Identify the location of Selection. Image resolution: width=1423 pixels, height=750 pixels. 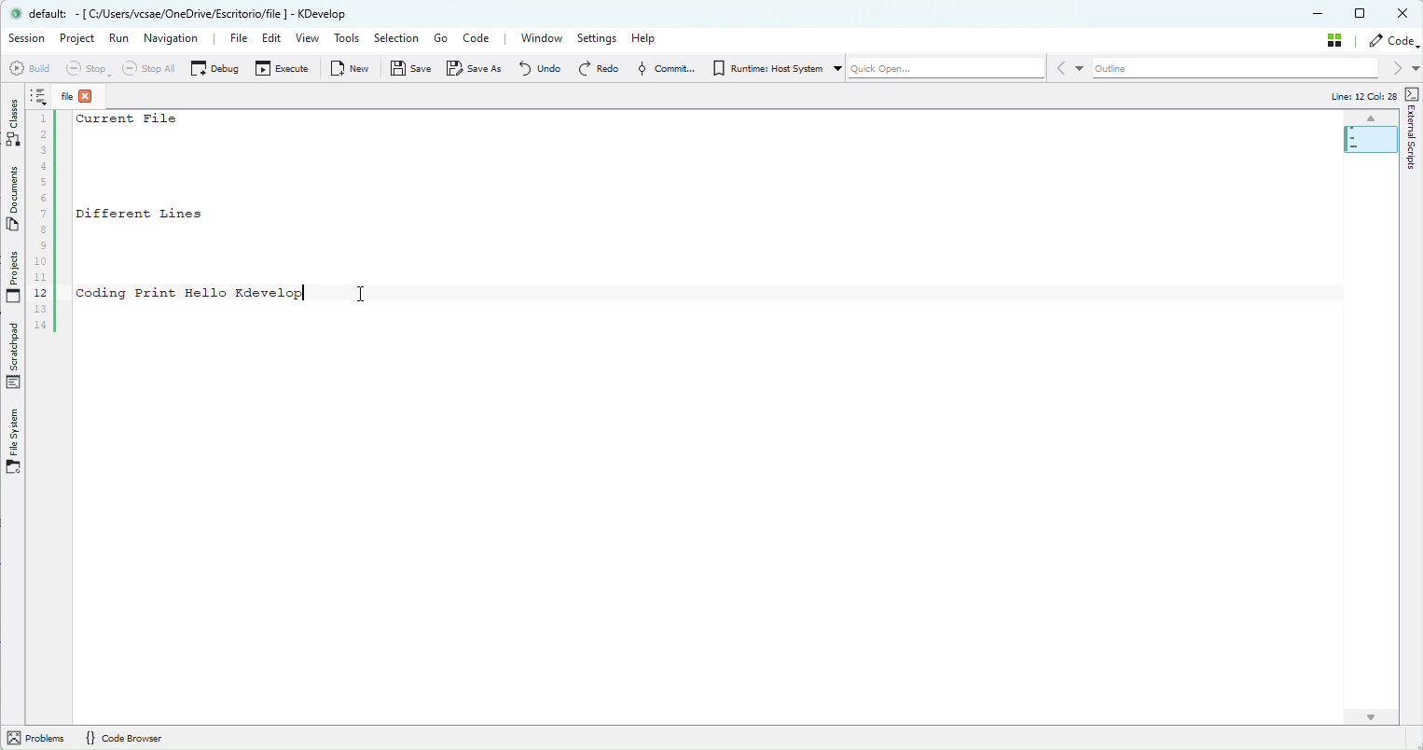
(398, 38).